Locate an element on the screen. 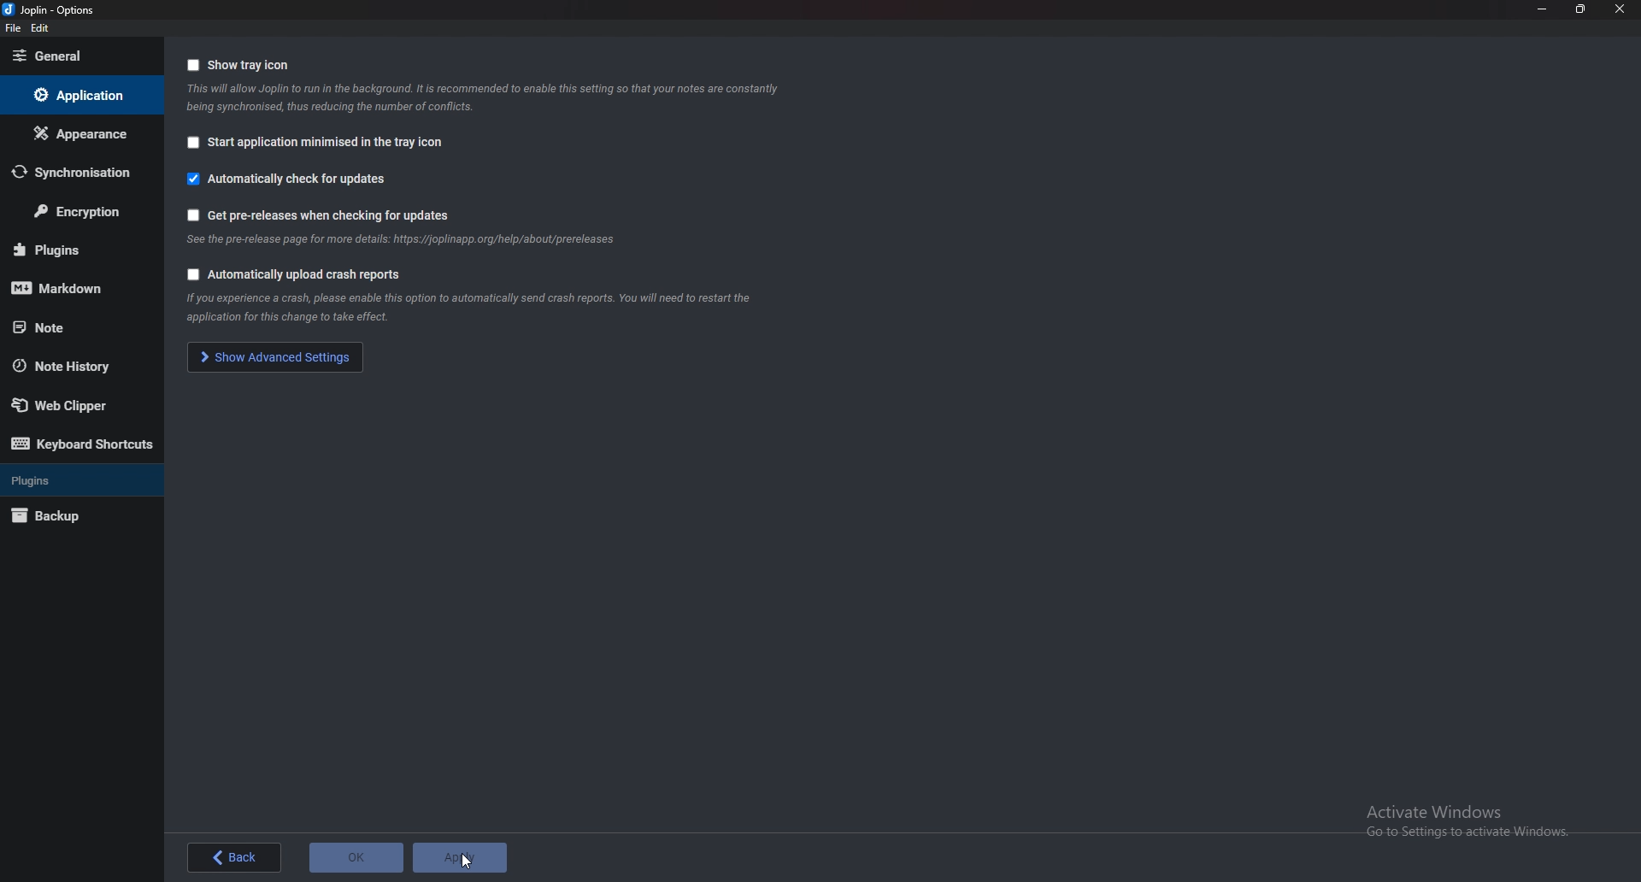 The width and height of the screenshot is (1641, 882). close is located at coordinates (1620, 9).